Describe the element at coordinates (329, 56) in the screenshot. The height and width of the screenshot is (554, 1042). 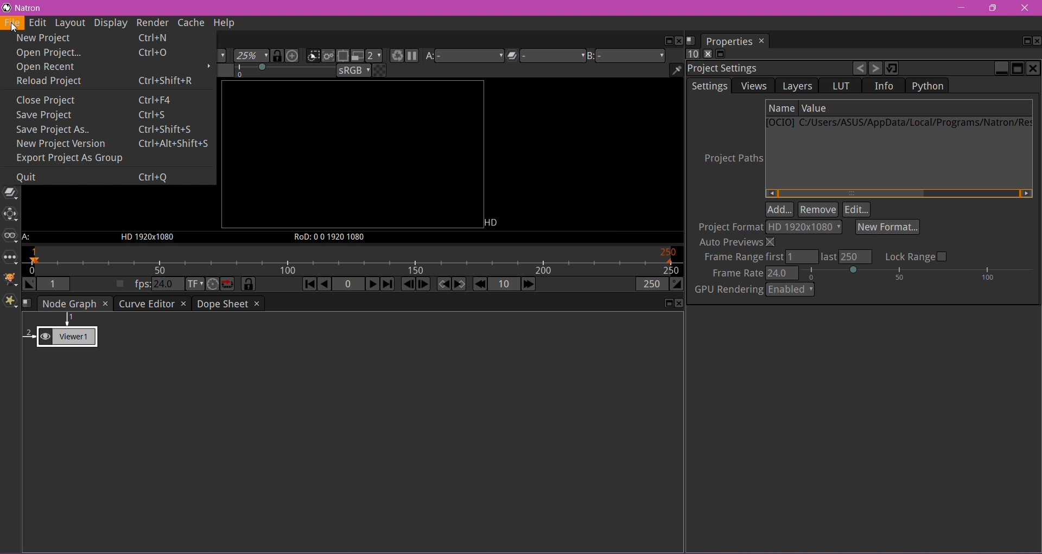
I see `When checked, the viewer will render the image in its entirety and not just the visible portion ` at that location.